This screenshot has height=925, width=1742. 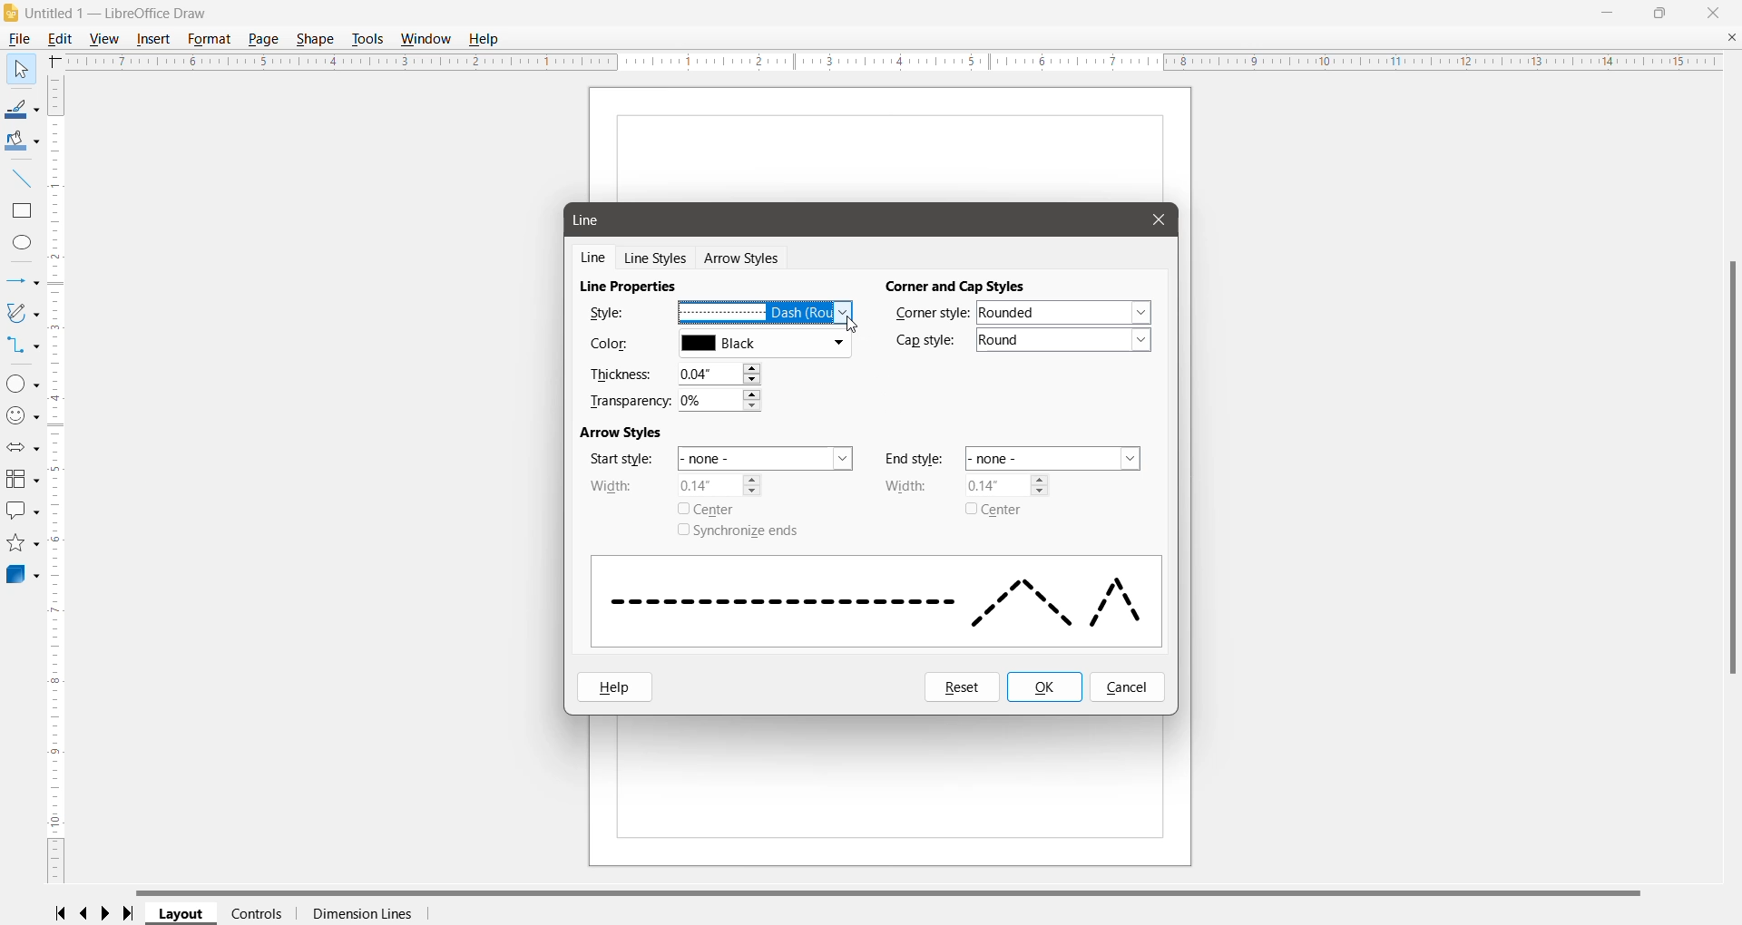 I want to click on Minimize, so click(x=1608, y=12).